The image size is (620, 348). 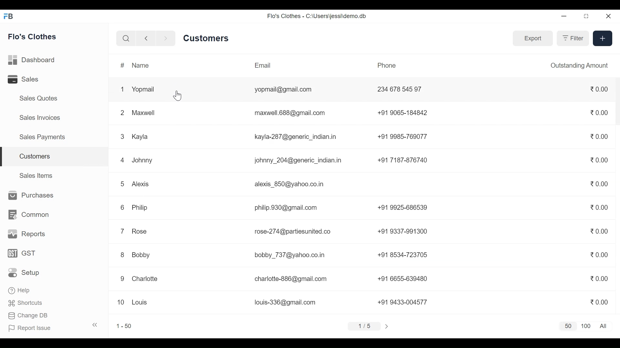 What do you see at coordinates (145, 38) in the screenshot?
I see `Navigate back` at bounding box center [145, 38].